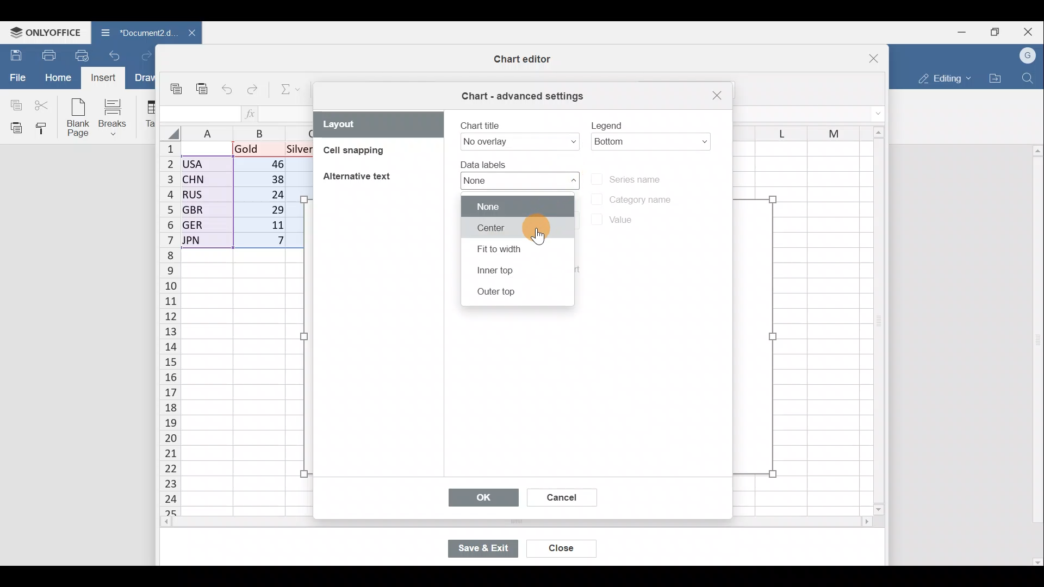  What do you see at coordinates (229, 90) in the screenshot?
I see `Undo` at bounding box center [229, 90].